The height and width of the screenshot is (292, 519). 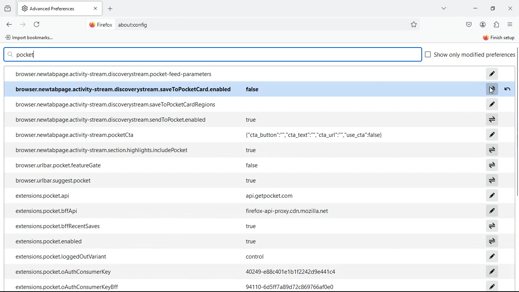 What do you see at coordinates (251, 166) in the screenshot?
I see `false` at bounding box center [251, 166].